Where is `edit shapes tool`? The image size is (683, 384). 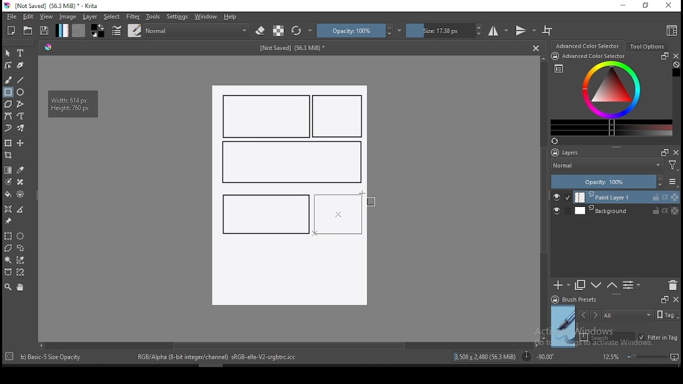
edit shapes tool is located at coordinates (8, 65).